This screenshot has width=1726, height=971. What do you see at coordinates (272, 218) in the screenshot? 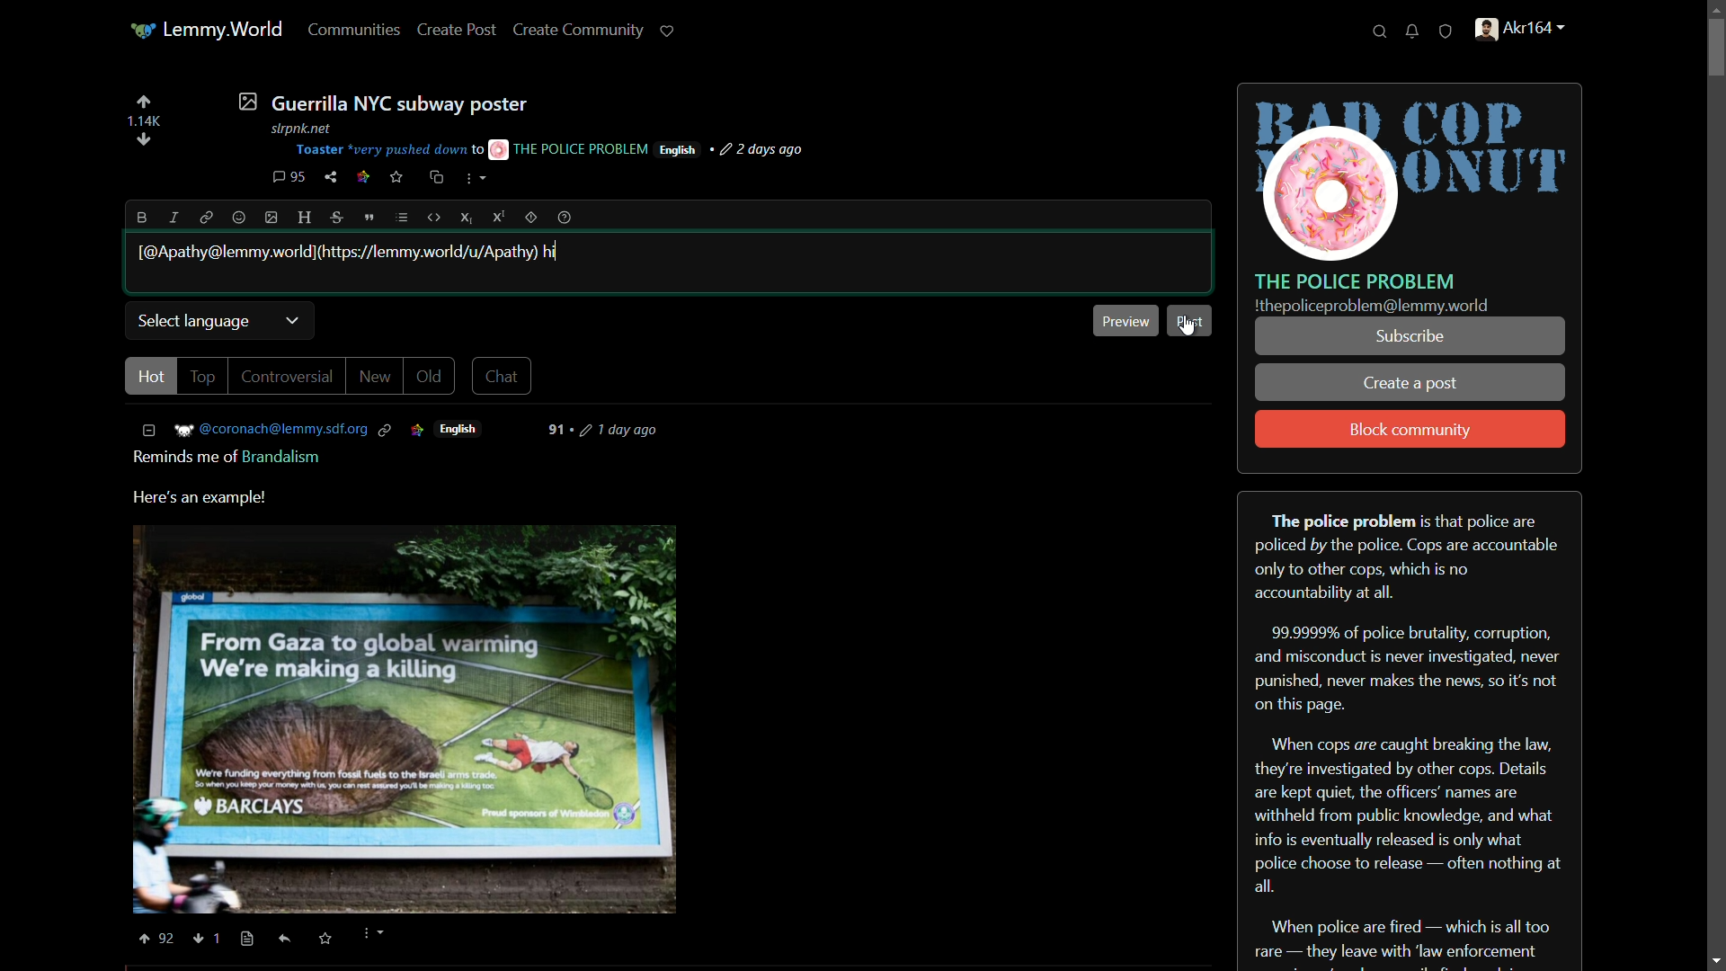
I see `image` at bounding box center [272, 218].